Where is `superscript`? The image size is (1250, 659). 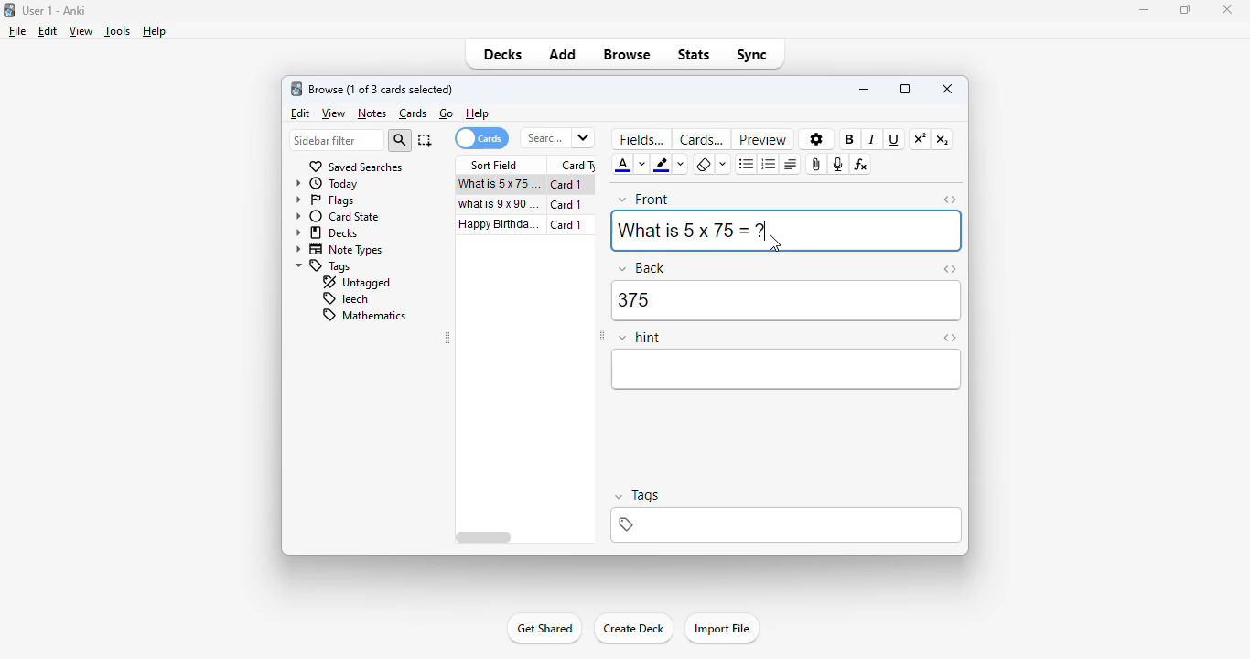 superscript is located at coordinates (921, 139).